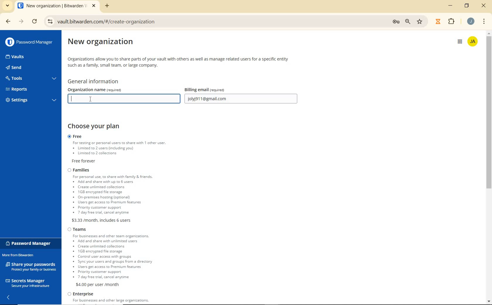 The height and width of the screenshot is (305, 492). Describe the element at coordinates (213, 22) in the screenshot. I see `address bar` at that location.